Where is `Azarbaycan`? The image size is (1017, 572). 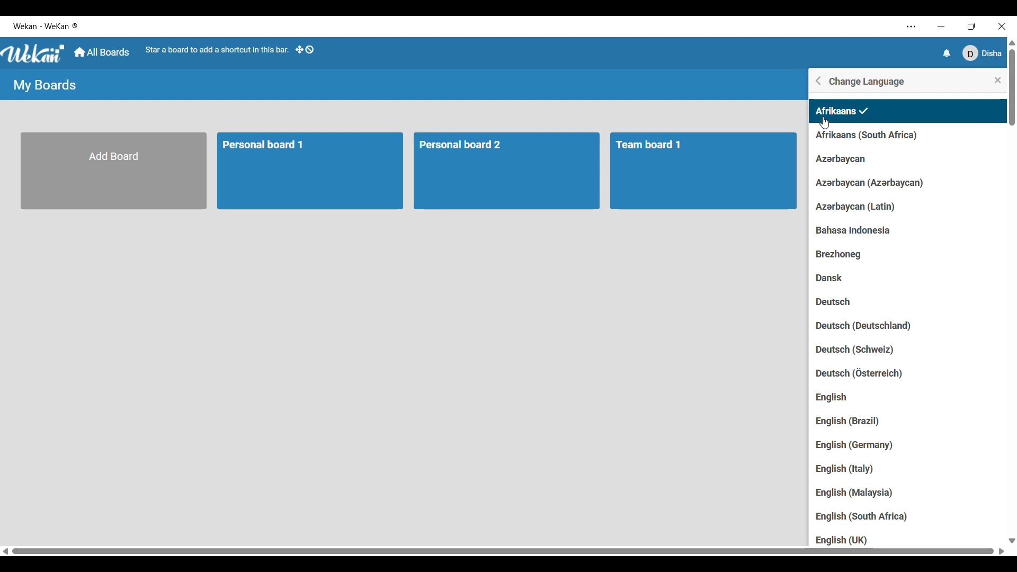
Azarbaycan is located at coordinates (838, 159).